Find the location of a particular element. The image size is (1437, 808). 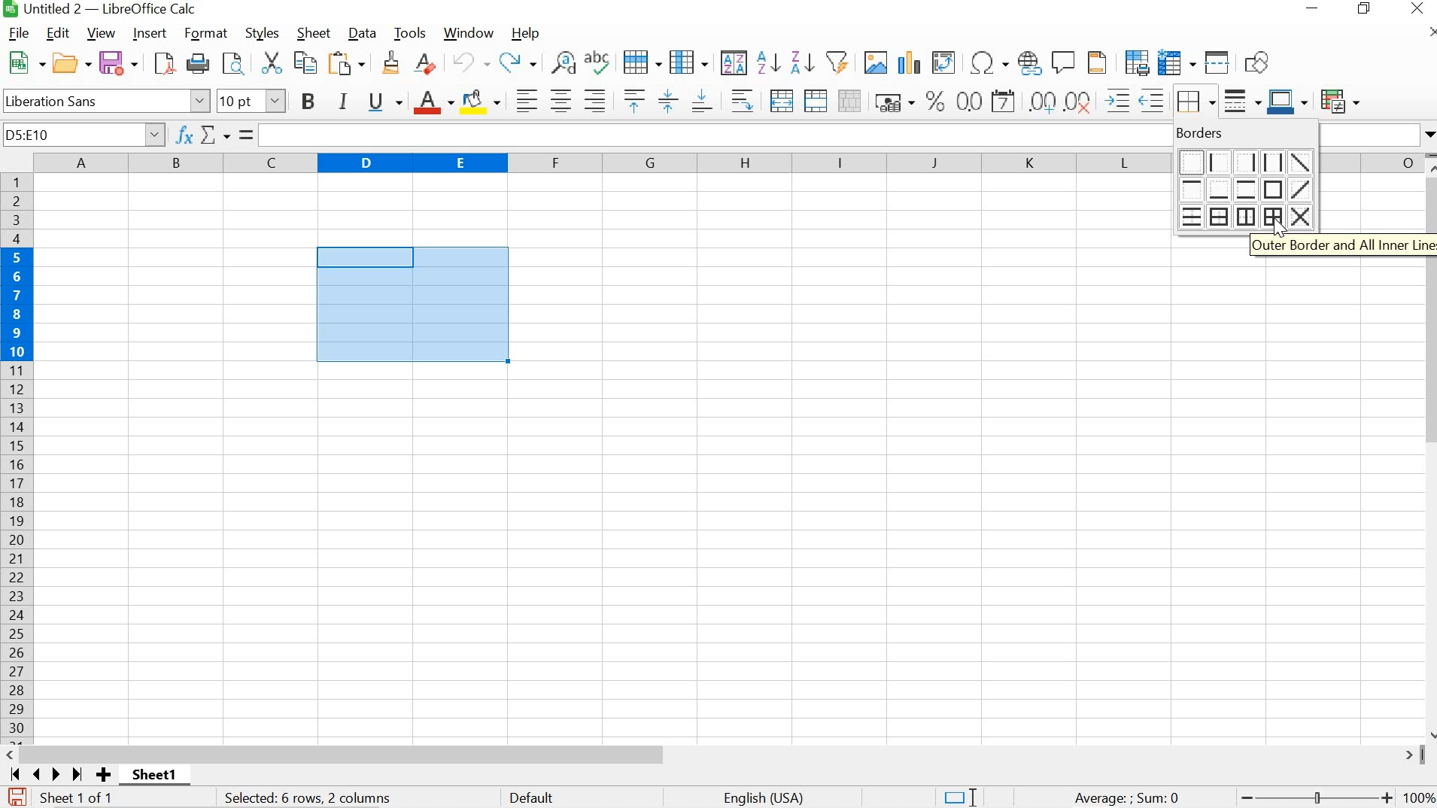

outer border and horizontal lines is located at coordinates (1220, 215).